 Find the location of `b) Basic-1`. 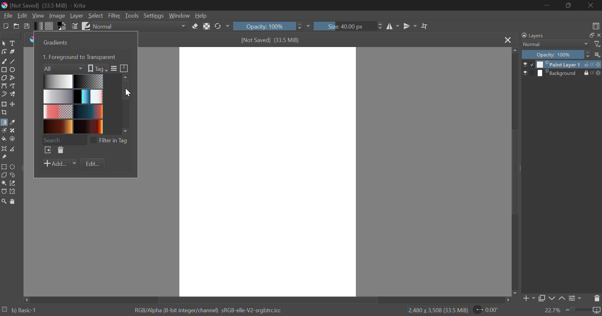

b) Basic-1 is located at coordinates (19, 311).